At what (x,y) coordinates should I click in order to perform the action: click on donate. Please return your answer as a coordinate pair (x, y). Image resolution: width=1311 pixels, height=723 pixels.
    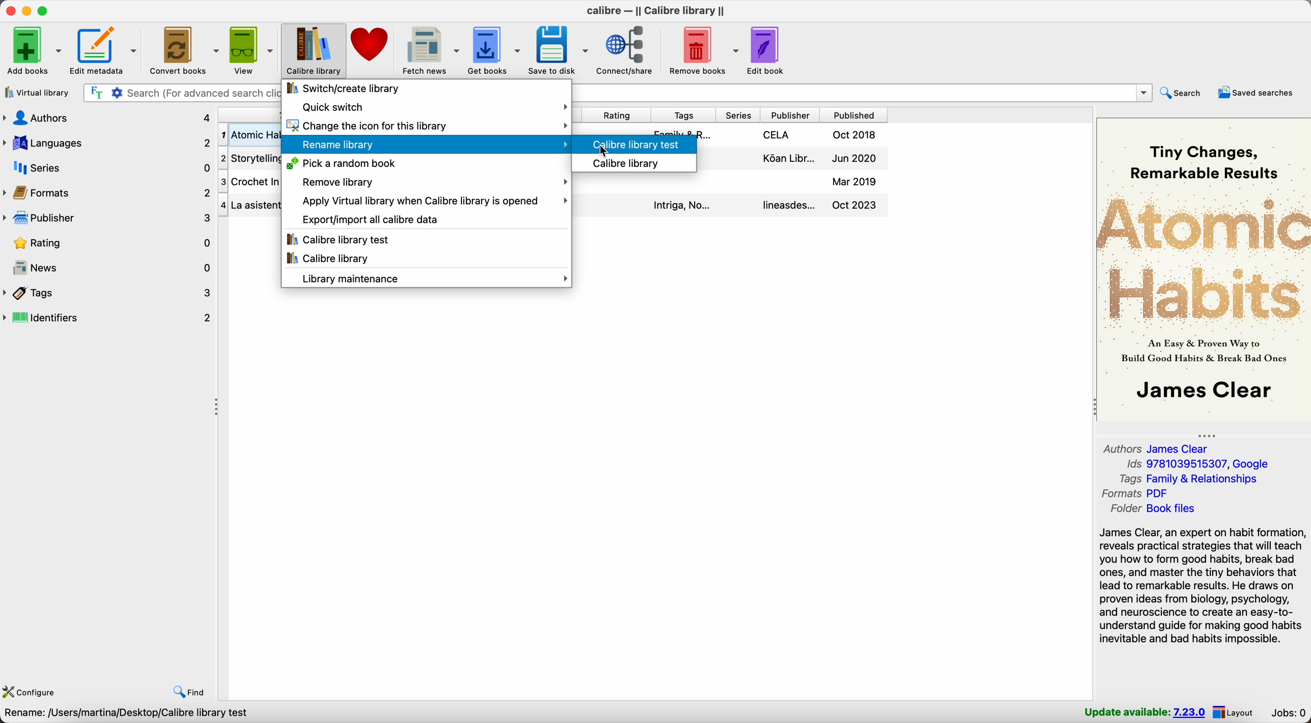
    Looking at the image, I should click on (372, 44).